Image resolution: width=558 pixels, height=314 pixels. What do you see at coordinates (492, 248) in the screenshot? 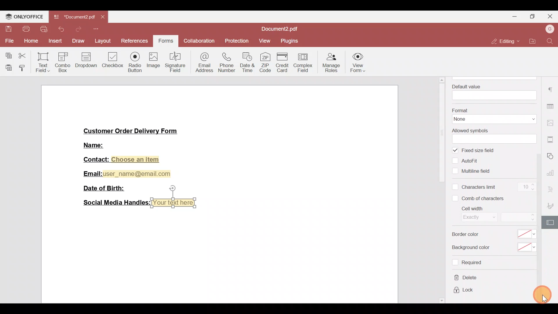
I see `Background color` at bounding box center [492, 248].